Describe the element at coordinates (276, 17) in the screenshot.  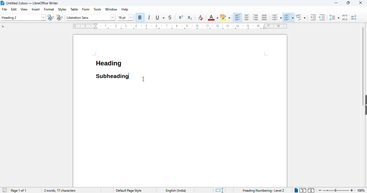
I see `toggle unordered list` at that location.